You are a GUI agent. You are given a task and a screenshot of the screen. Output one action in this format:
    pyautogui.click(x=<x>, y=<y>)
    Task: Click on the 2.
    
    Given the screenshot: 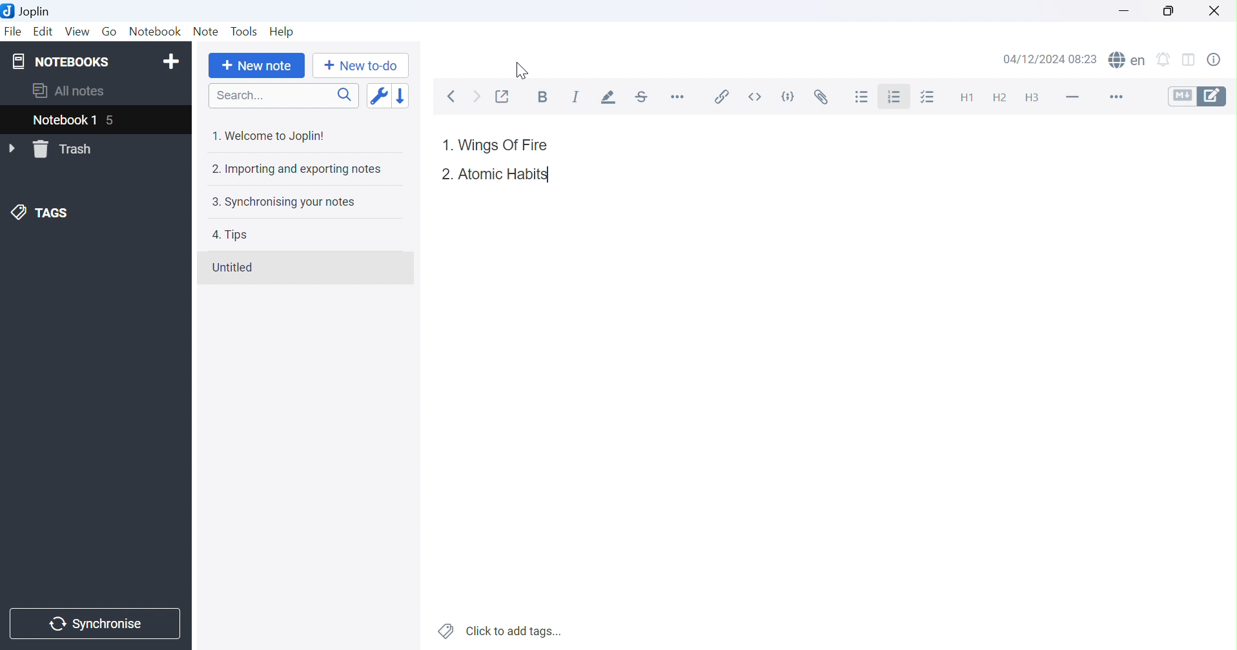 What is the action you would take?
    pyautogui.click(x=446, y=175)
    